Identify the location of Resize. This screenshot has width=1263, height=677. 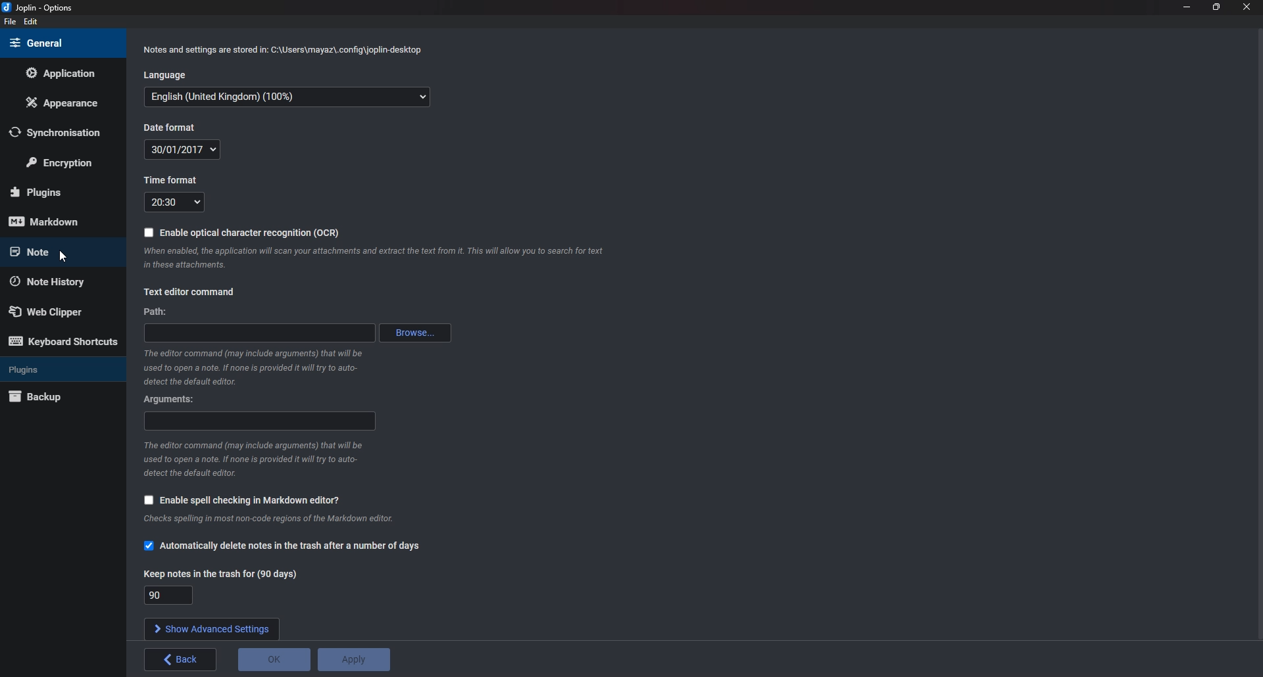
(1216, 7).